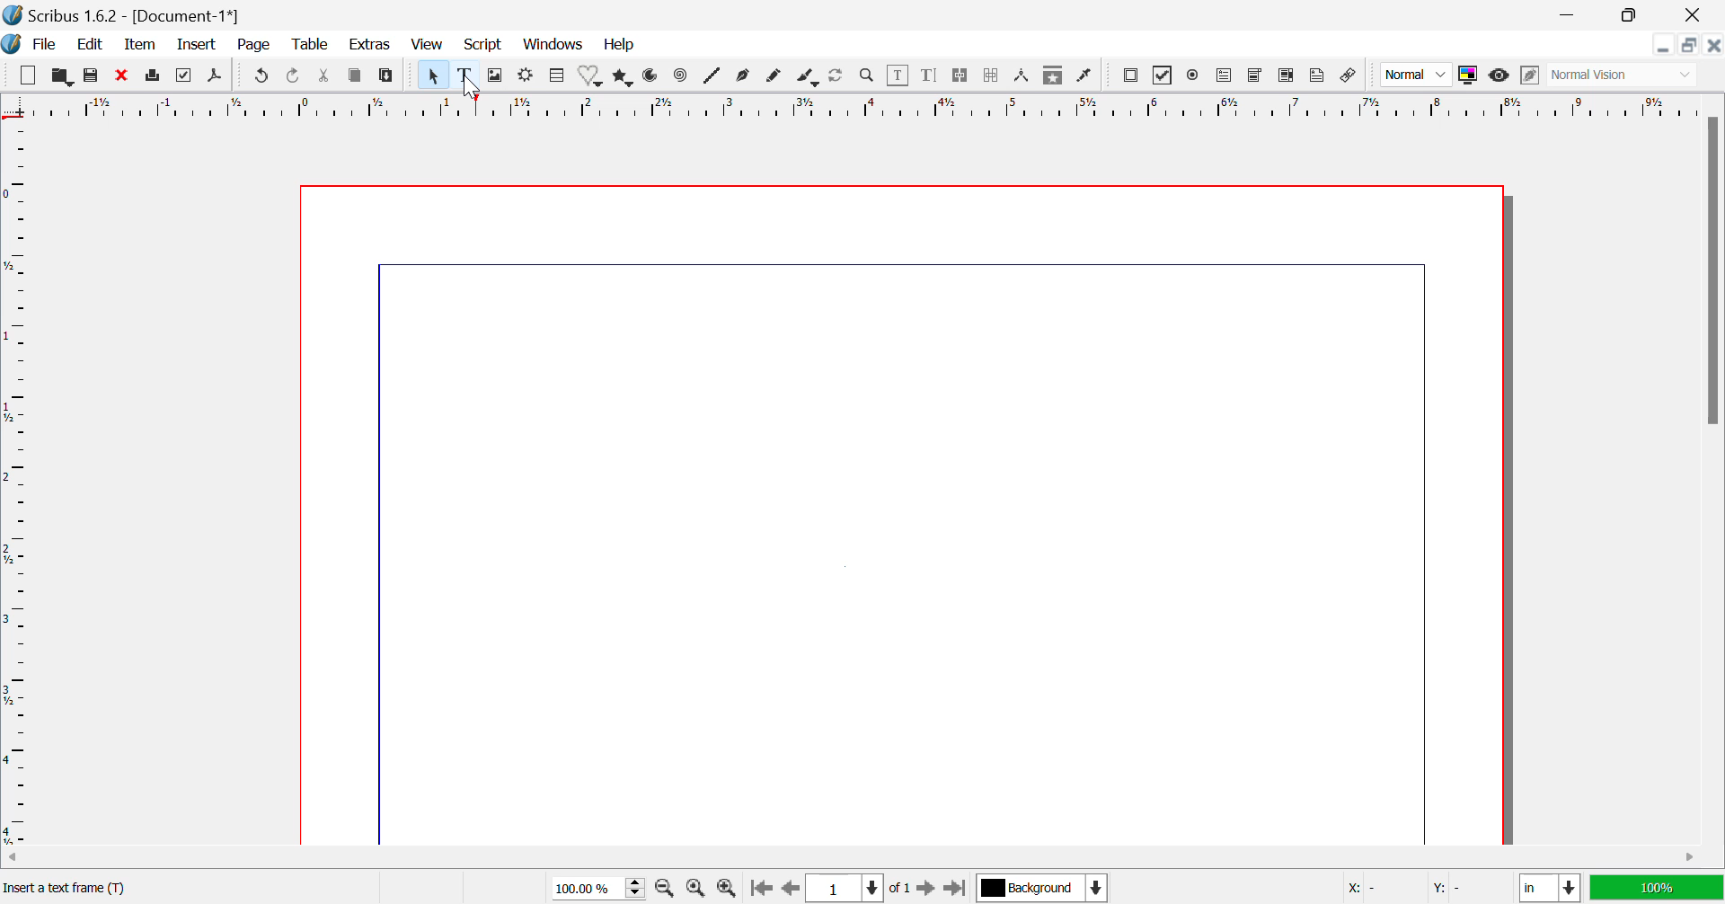 Image resolution: width=1725 pixels, height=904 pixels. I want to click on Pdf Push button, so click(1131, 77).